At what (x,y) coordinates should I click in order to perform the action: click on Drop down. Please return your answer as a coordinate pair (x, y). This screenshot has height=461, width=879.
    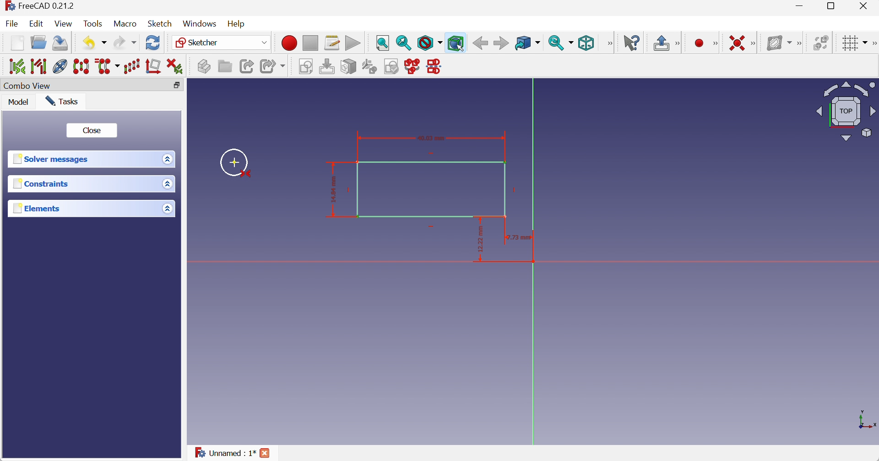
    Looking at the image, I should click on (169, 184).